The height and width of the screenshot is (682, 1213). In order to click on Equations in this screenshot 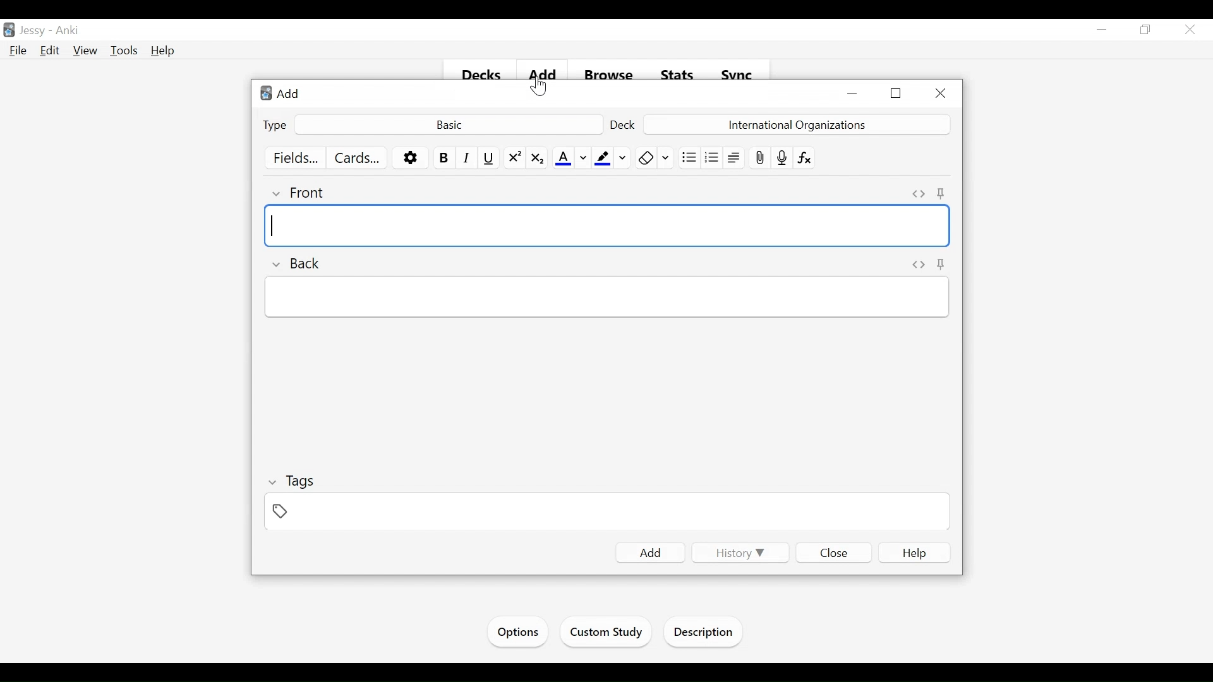, I will do `click(803, 158)`.